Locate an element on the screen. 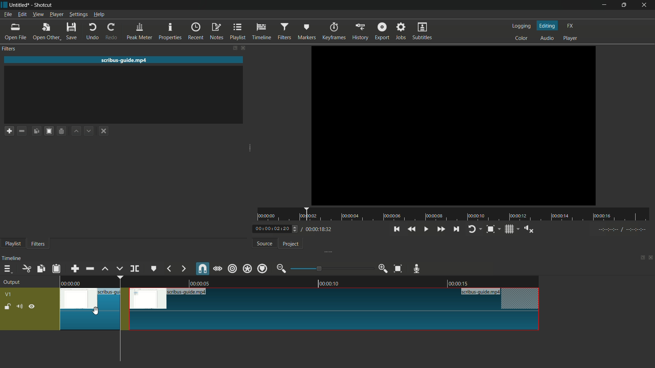 The width and height of the screenshot is (655, 368). markers is located at coordinates (306, 32).